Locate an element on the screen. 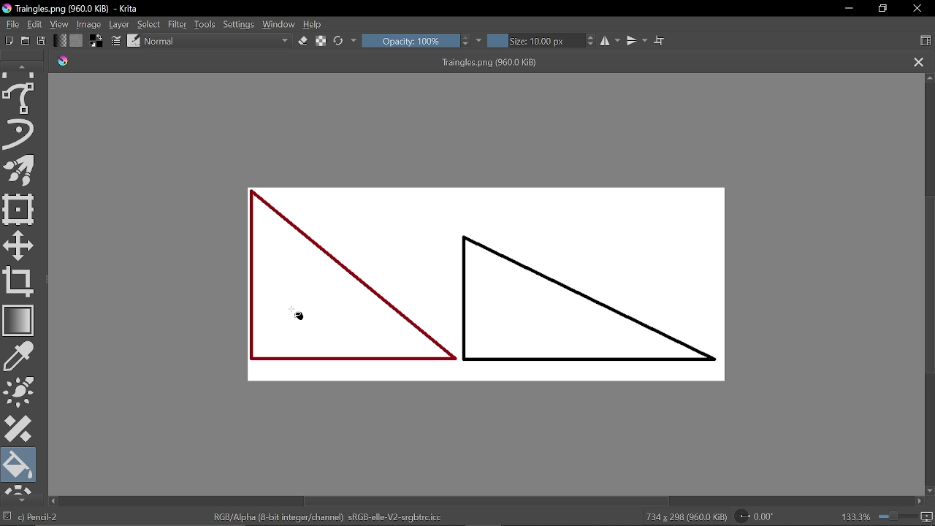  133.3% is located at coordinates (855, 518).